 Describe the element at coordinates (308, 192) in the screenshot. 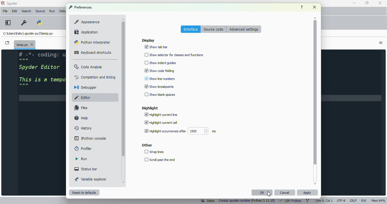

I see `apply` at that location.